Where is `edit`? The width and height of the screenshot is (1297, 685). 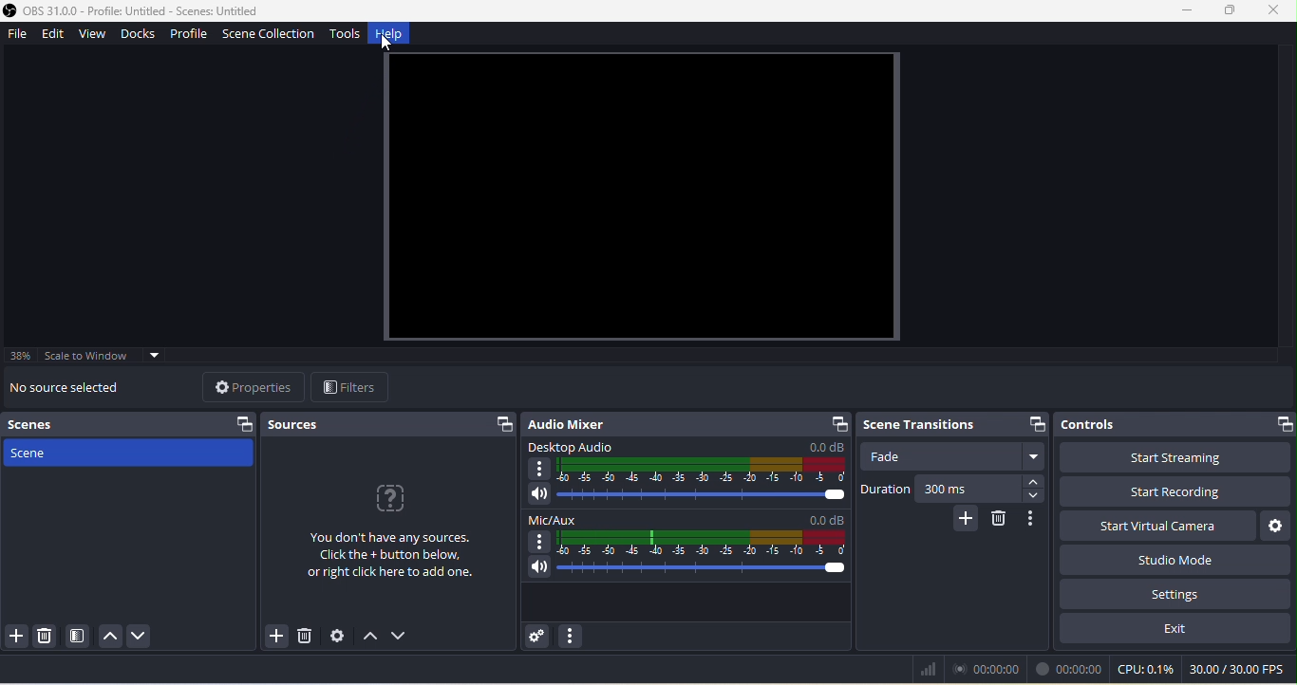 edit is located at coordinates (55, 37).